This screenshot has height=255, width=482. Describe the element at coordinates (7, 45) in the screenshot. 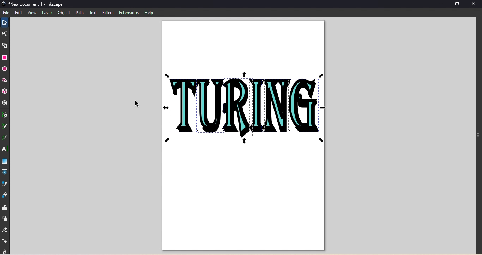

I see `Shape builder tool` at that location.